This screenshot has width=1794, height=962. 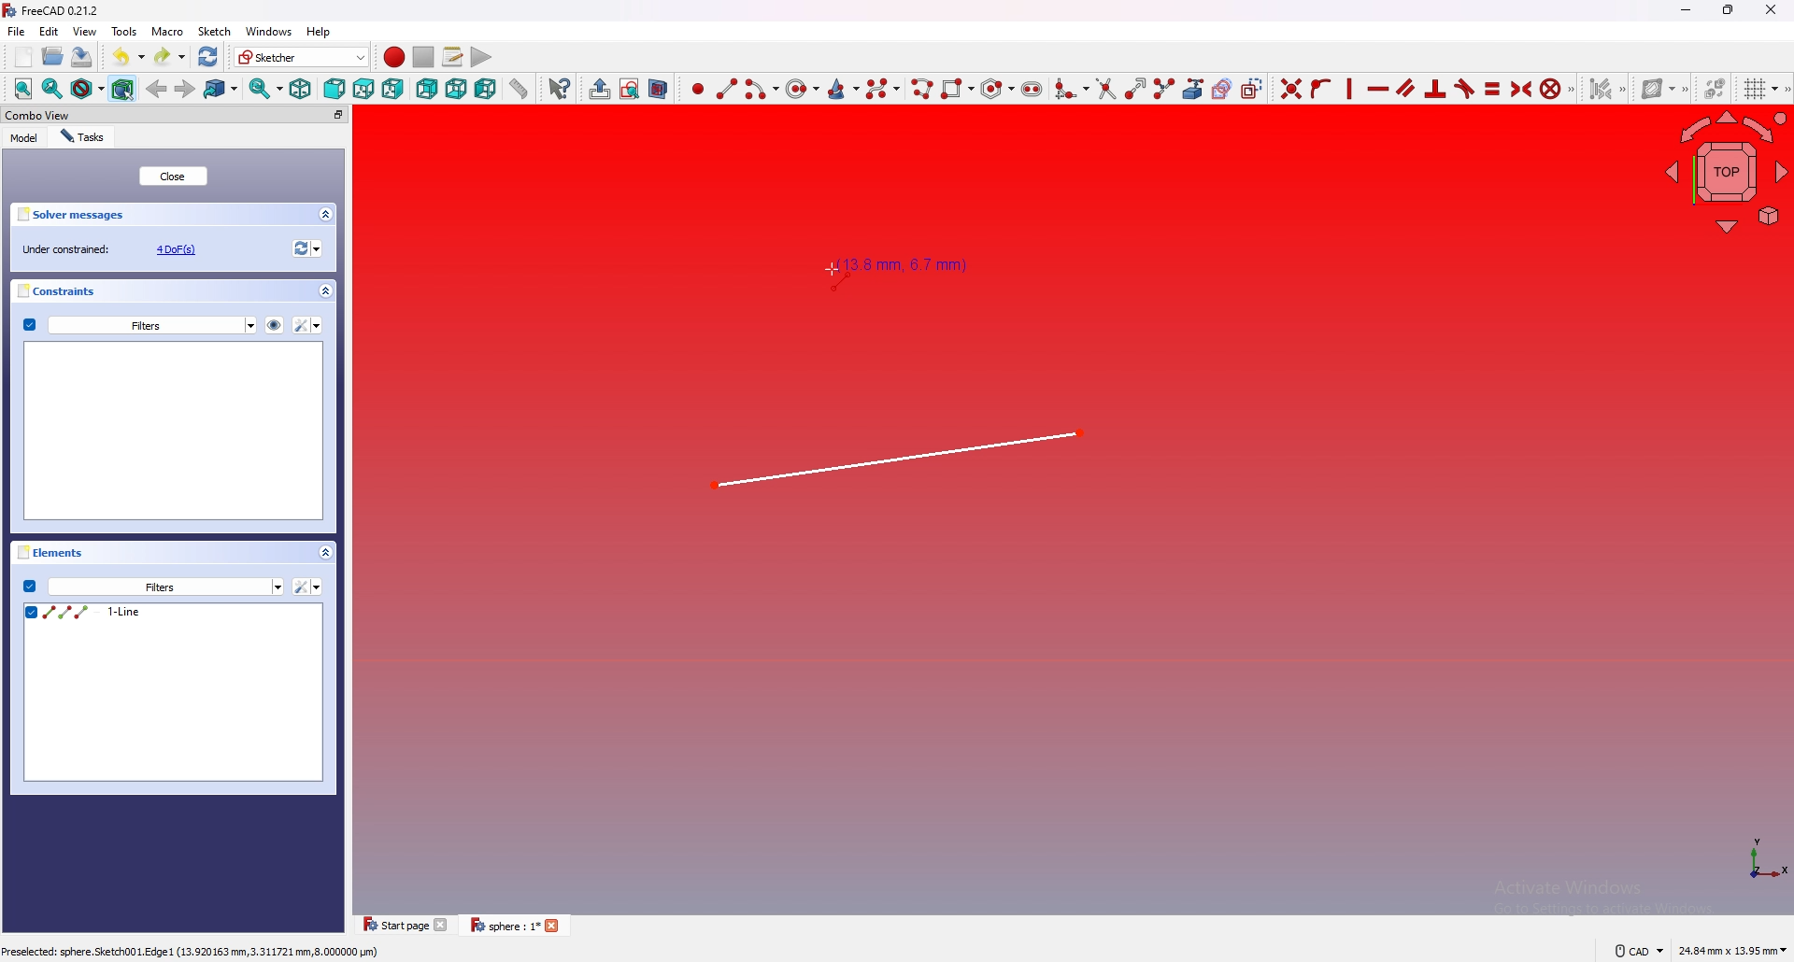 What do you see at coordinates (51, 90) in the screenshot?
I see `Fit selection` at bounding box center [51, 90].